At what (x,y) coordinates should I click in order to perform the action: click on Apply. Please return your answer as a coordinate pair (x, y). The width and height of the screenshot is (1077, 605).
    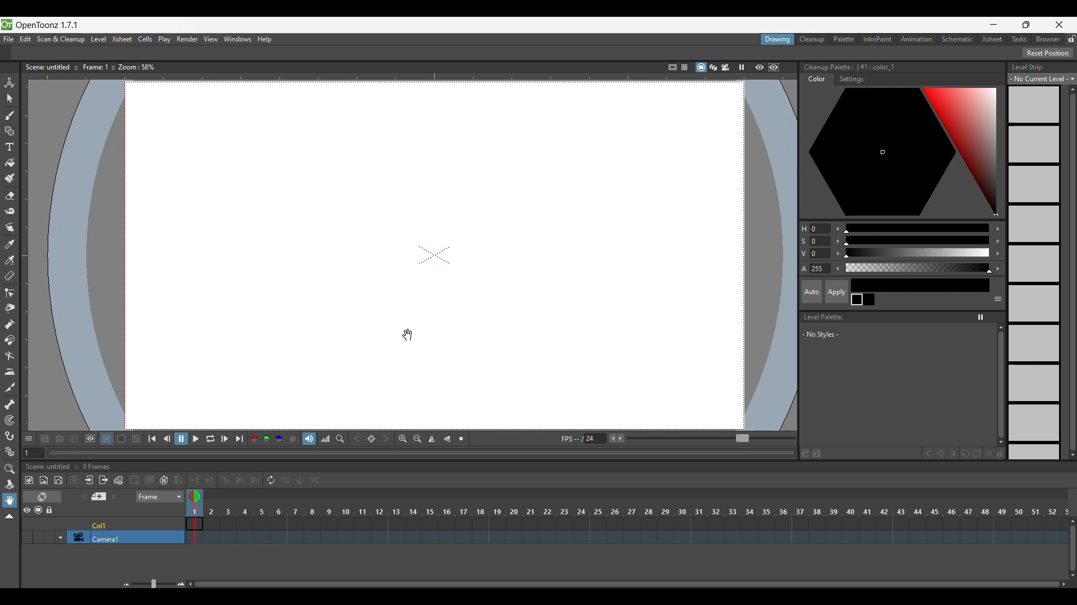
    Looking at the image, I should click on (837, 292).